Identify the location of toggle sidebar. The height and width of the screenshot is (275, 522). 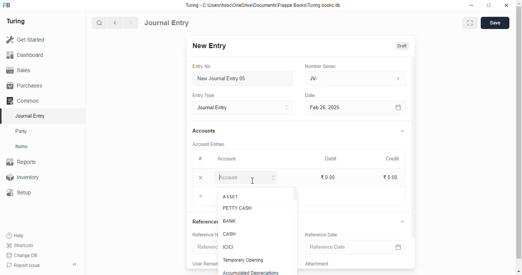
(75, 264).